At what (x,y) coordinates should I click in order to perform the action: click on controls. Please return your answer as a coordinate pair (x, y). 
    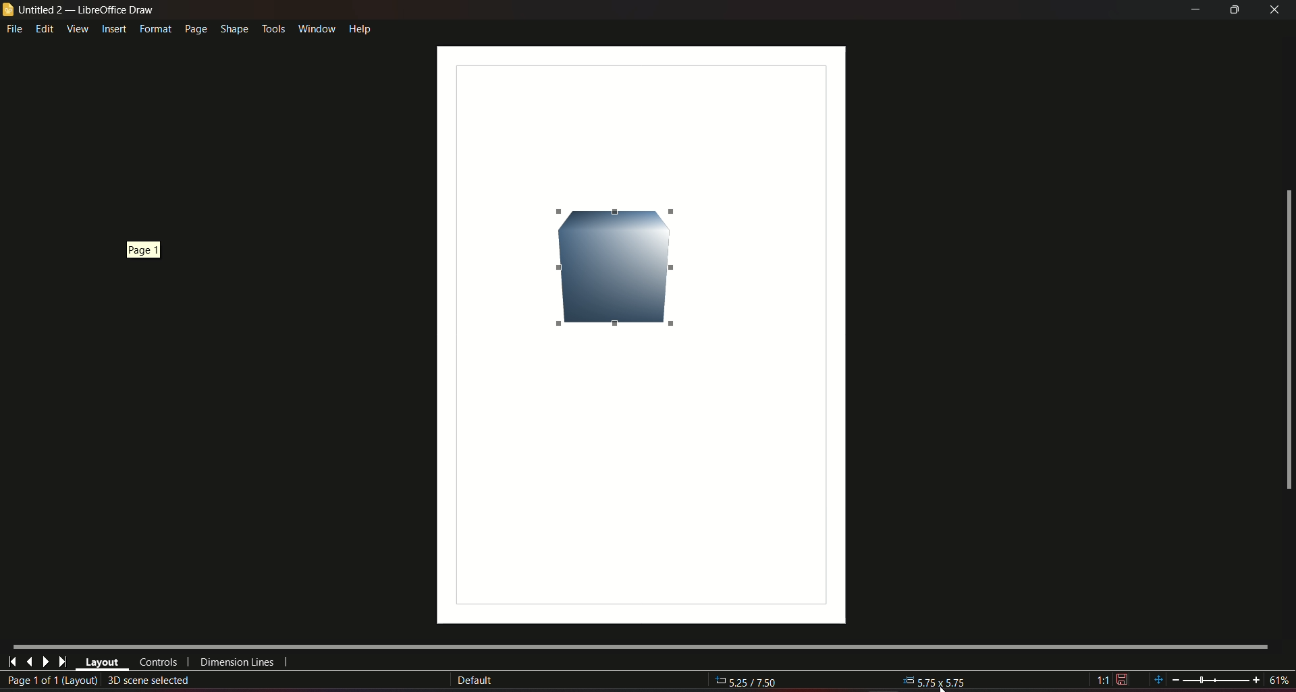
    Looking at the image, I should click on (157, 662).